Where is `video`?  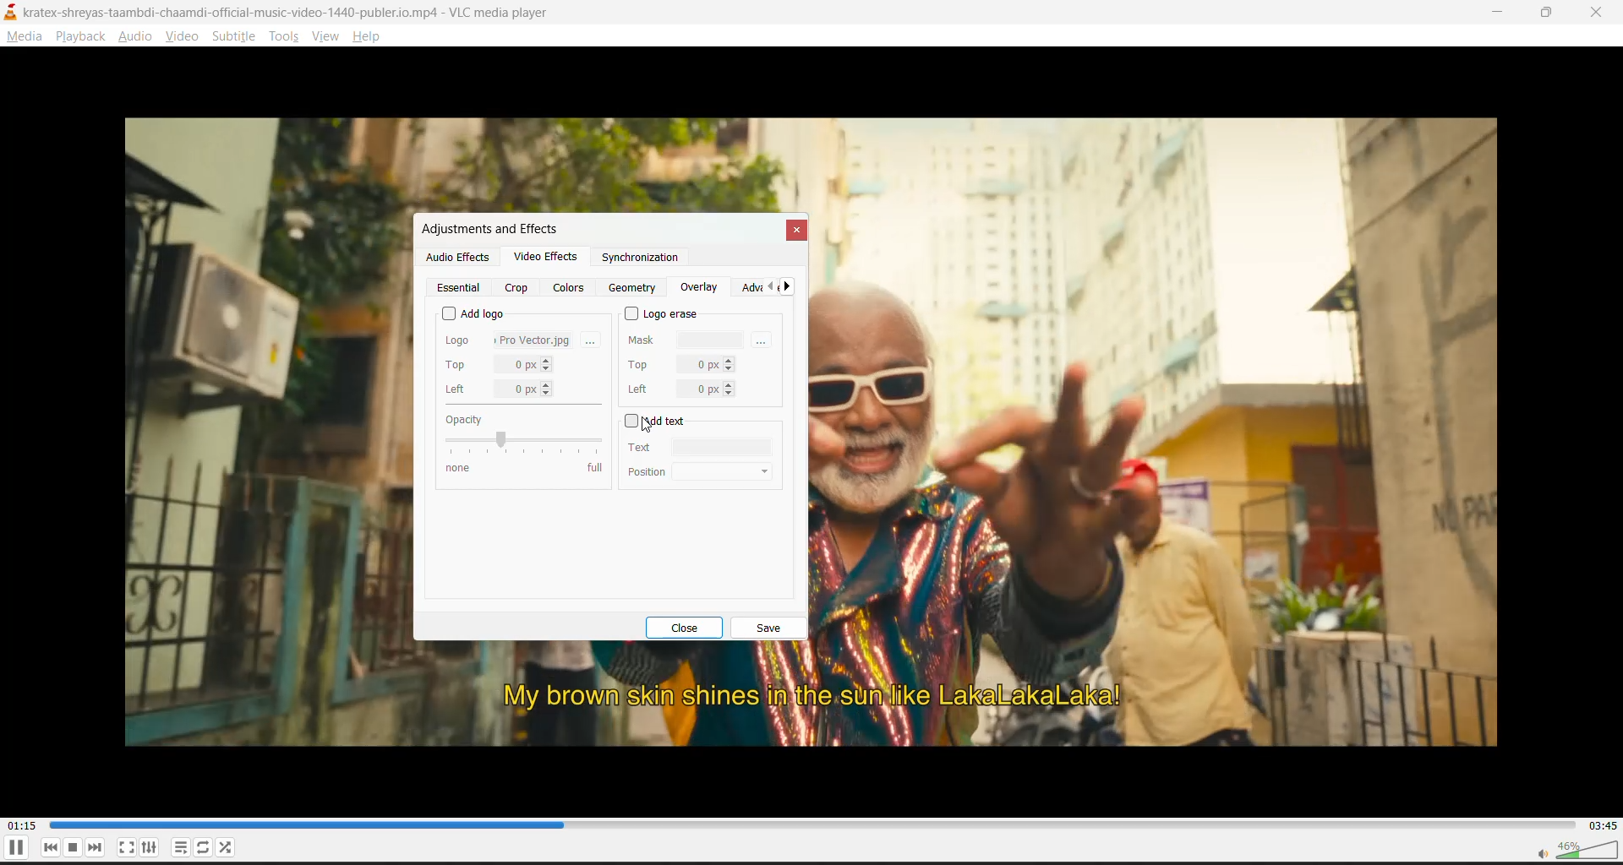 video is located at coordinates (185, 39).